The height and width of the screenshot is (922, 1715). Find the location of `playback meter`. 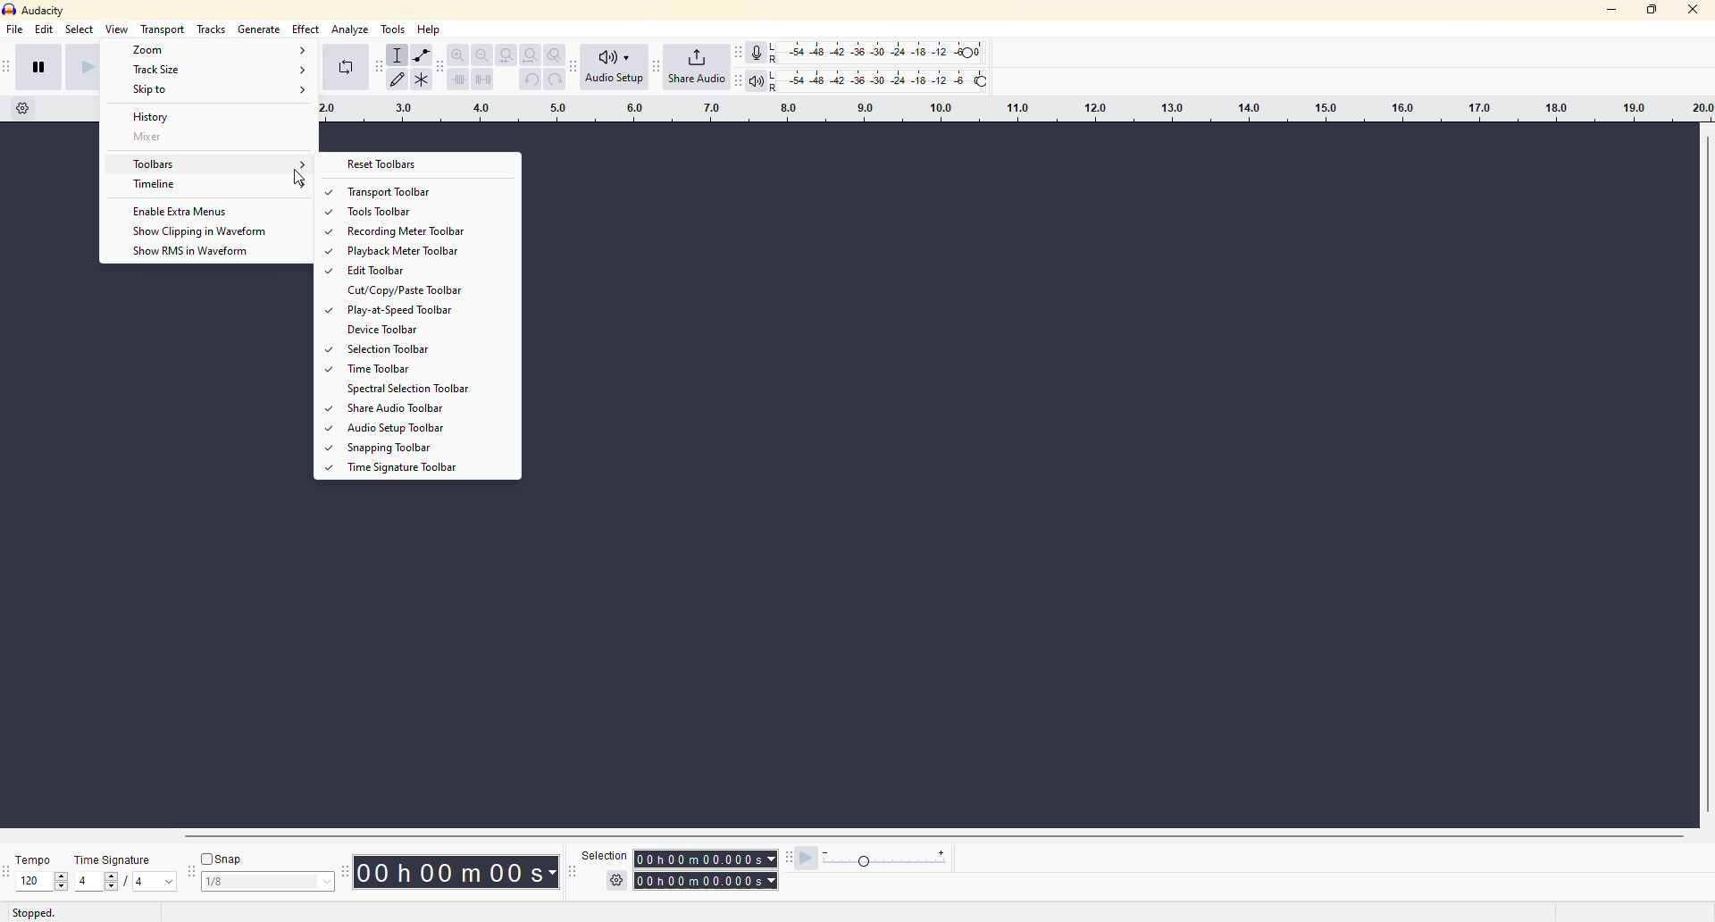

playback meter is located at coordinates (757, 80).